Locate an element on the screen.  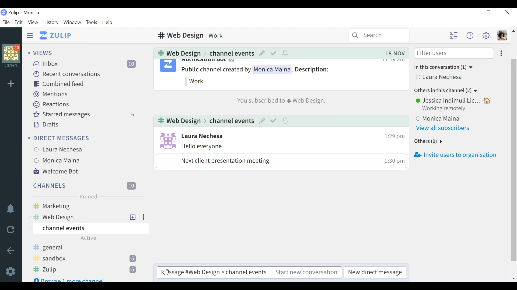
Channel events is located at coordinates (230, 121).